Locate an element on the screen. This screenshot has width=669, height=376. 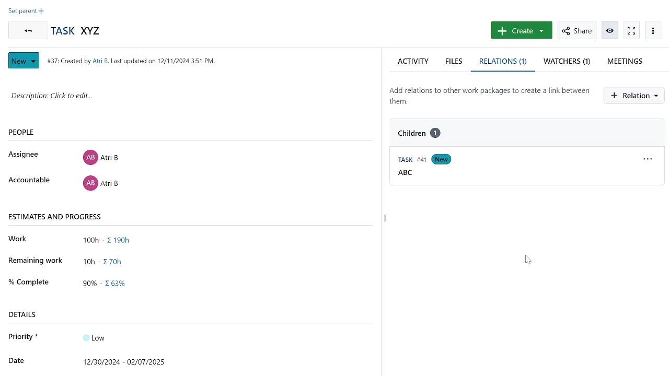
estimates and progress is located at coordinates (56, 216).